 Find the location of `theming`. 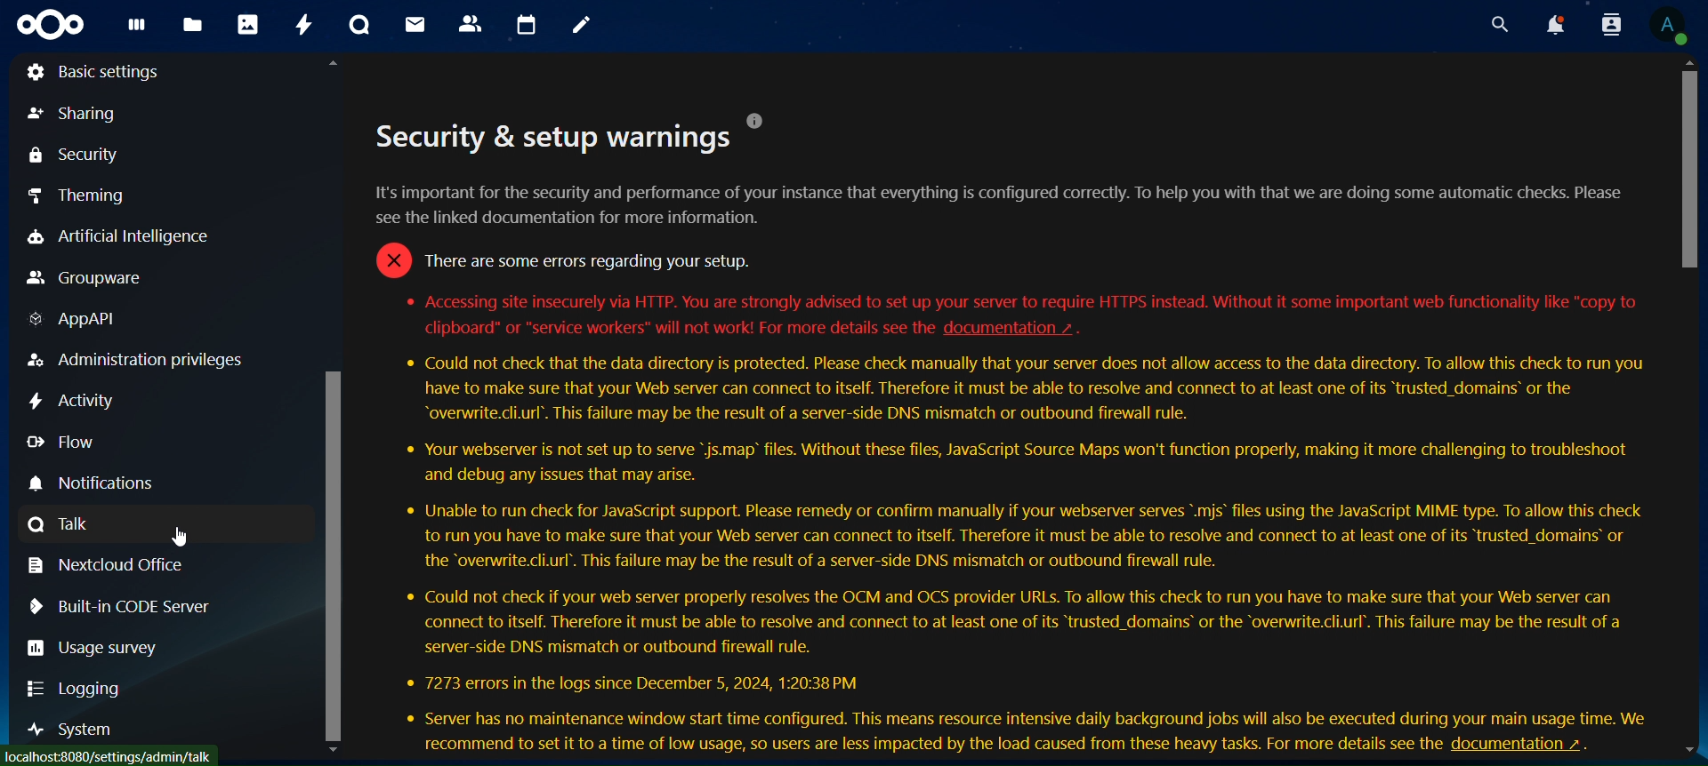

theming is located at coordinates (82, 195).